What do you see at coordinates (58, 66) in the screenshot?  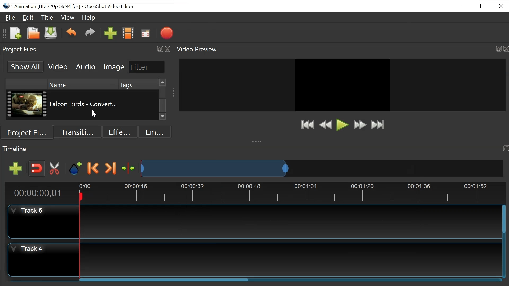 I see `Video` at bounding box center [58, 66].